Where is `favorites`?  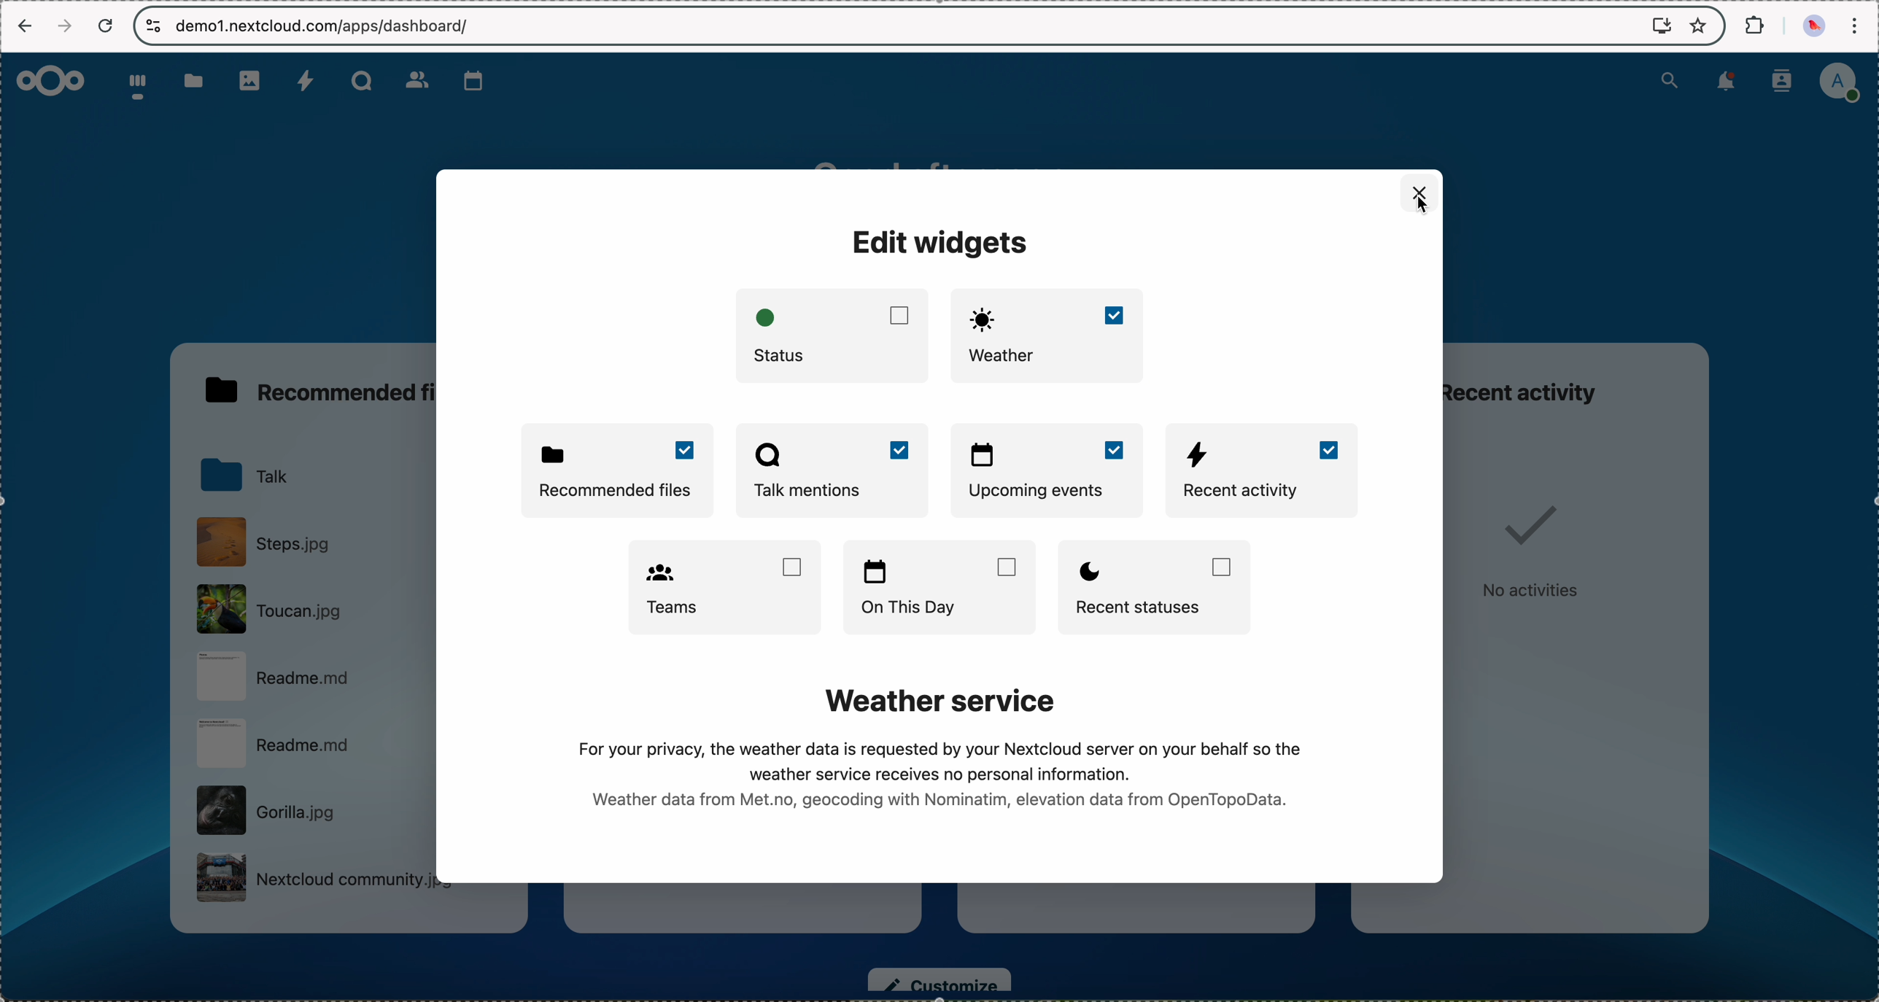
favorites is located at coordinates (1702, 27).